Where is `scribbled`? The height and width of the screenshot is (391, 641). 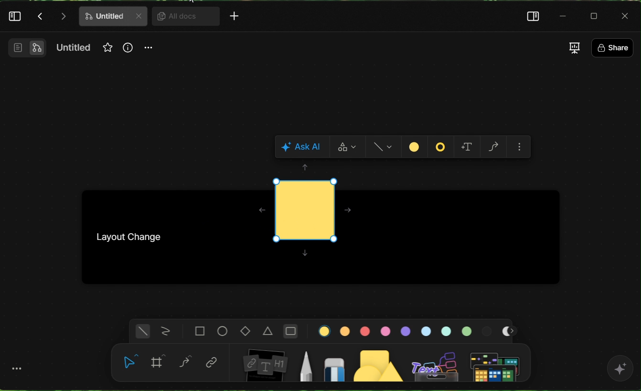 scribbled is located at coordinates (164, 331).